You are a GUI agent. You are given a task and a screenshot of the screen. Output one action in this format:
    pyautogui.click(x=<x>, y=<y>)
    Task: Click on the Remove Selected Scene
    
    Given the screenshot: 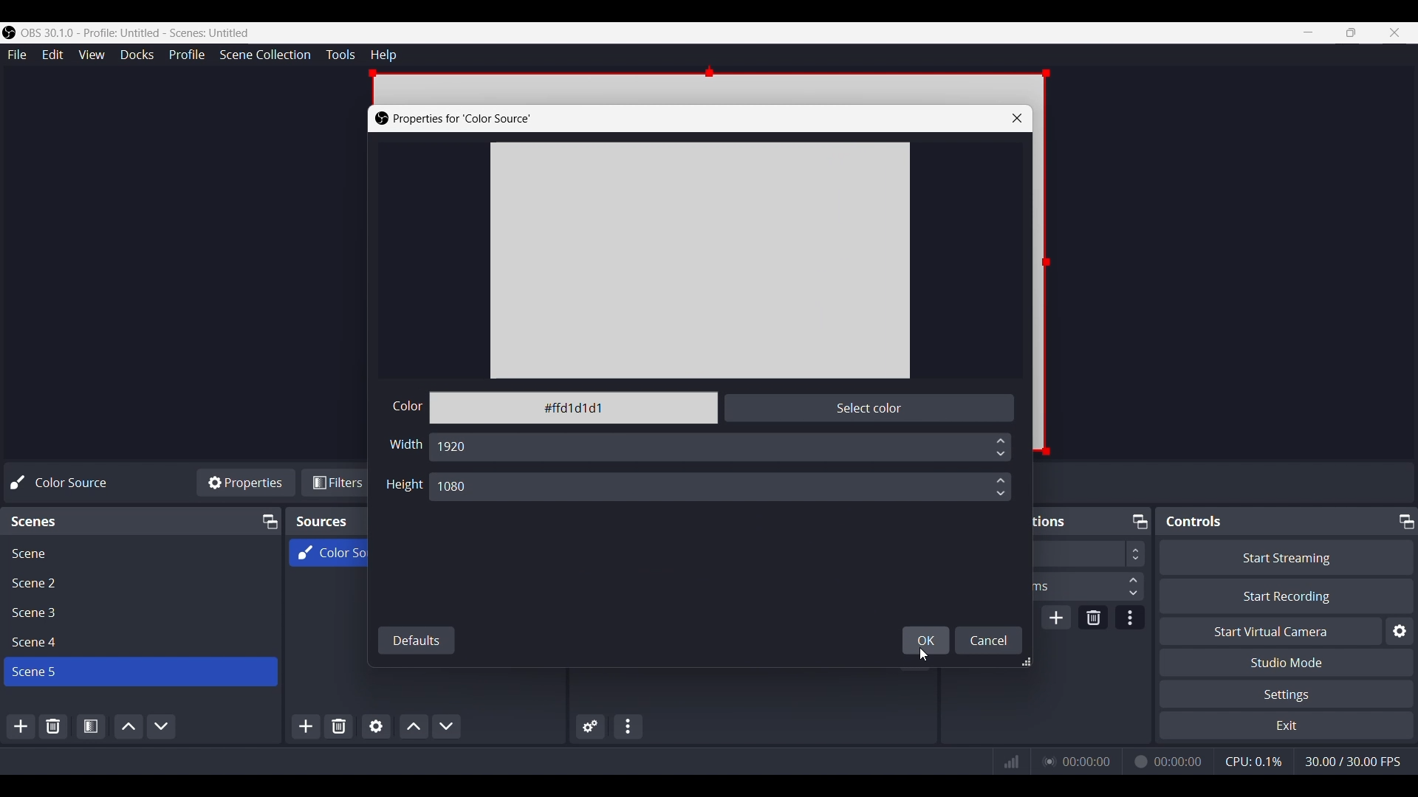 What is the action you would take?
    pyautogui.click(x=54, y=725)
    